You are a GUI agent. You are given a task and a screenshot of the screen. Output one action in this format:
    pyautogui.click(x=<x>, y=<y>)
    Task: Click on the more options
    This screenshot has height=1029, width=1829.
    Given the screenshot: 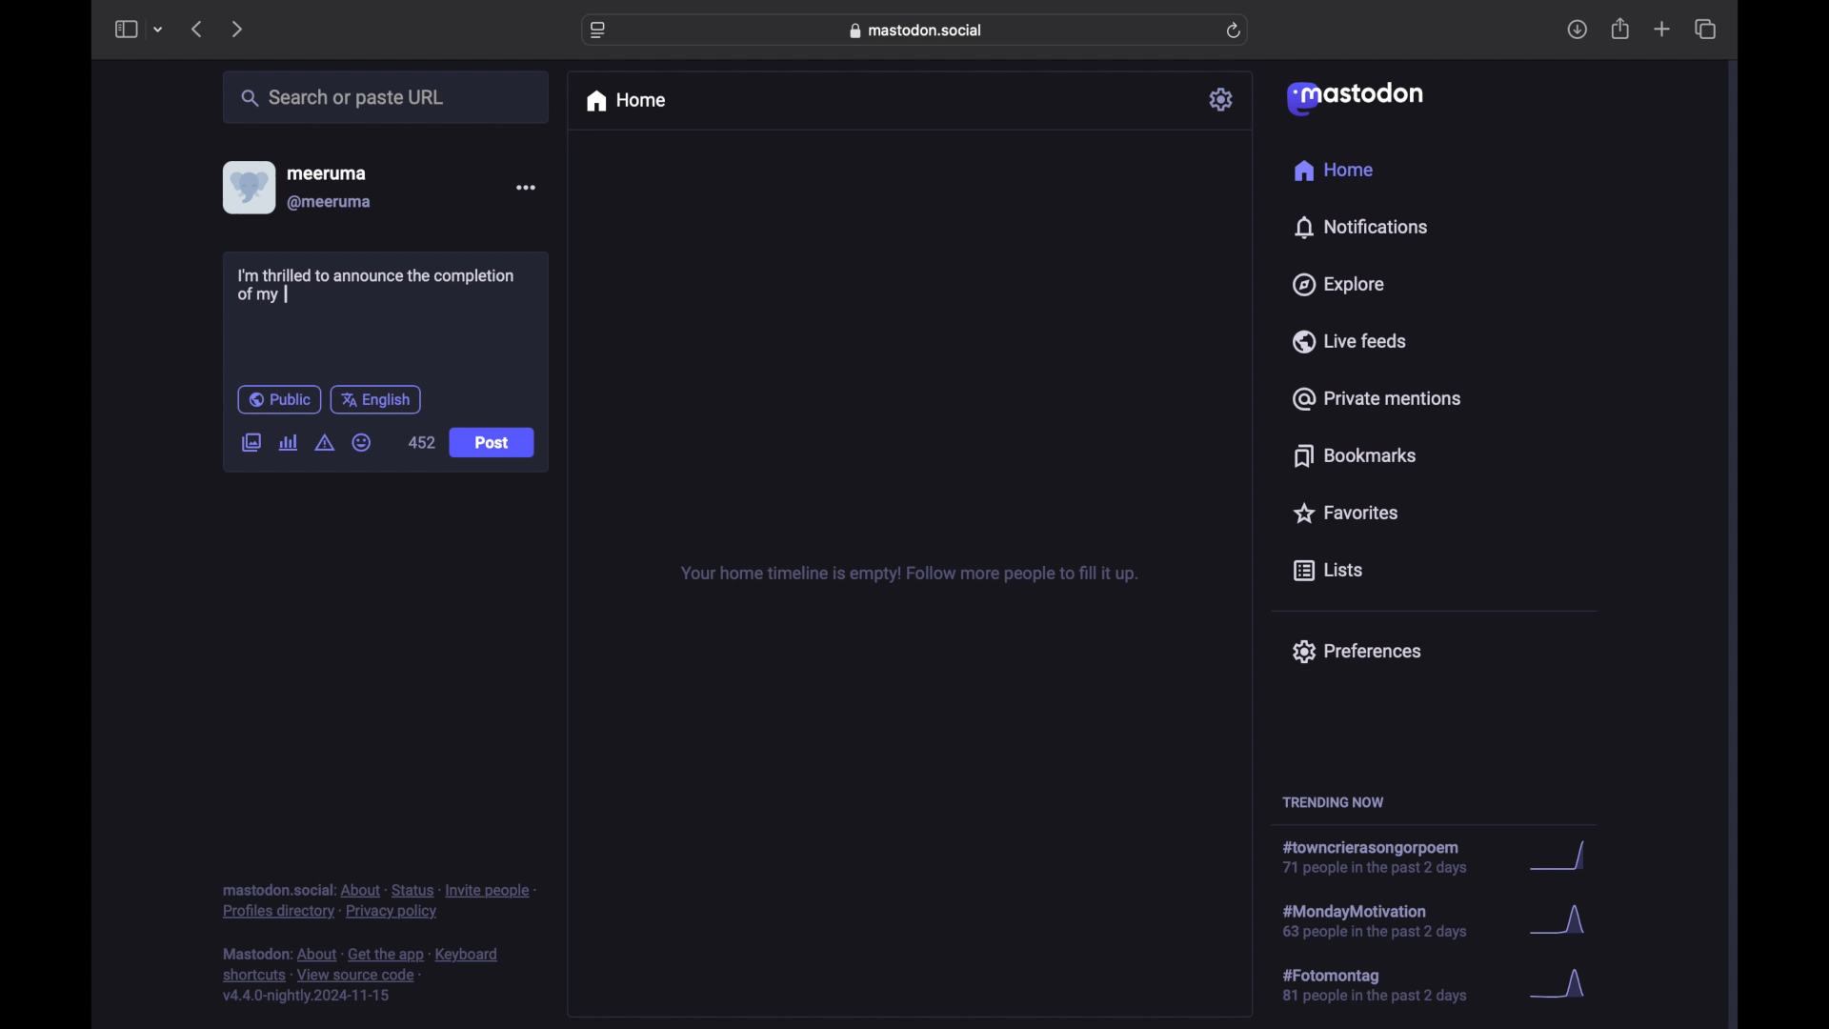 What is the action you would take?
    pyautogui.click(x=525, y=187)
    